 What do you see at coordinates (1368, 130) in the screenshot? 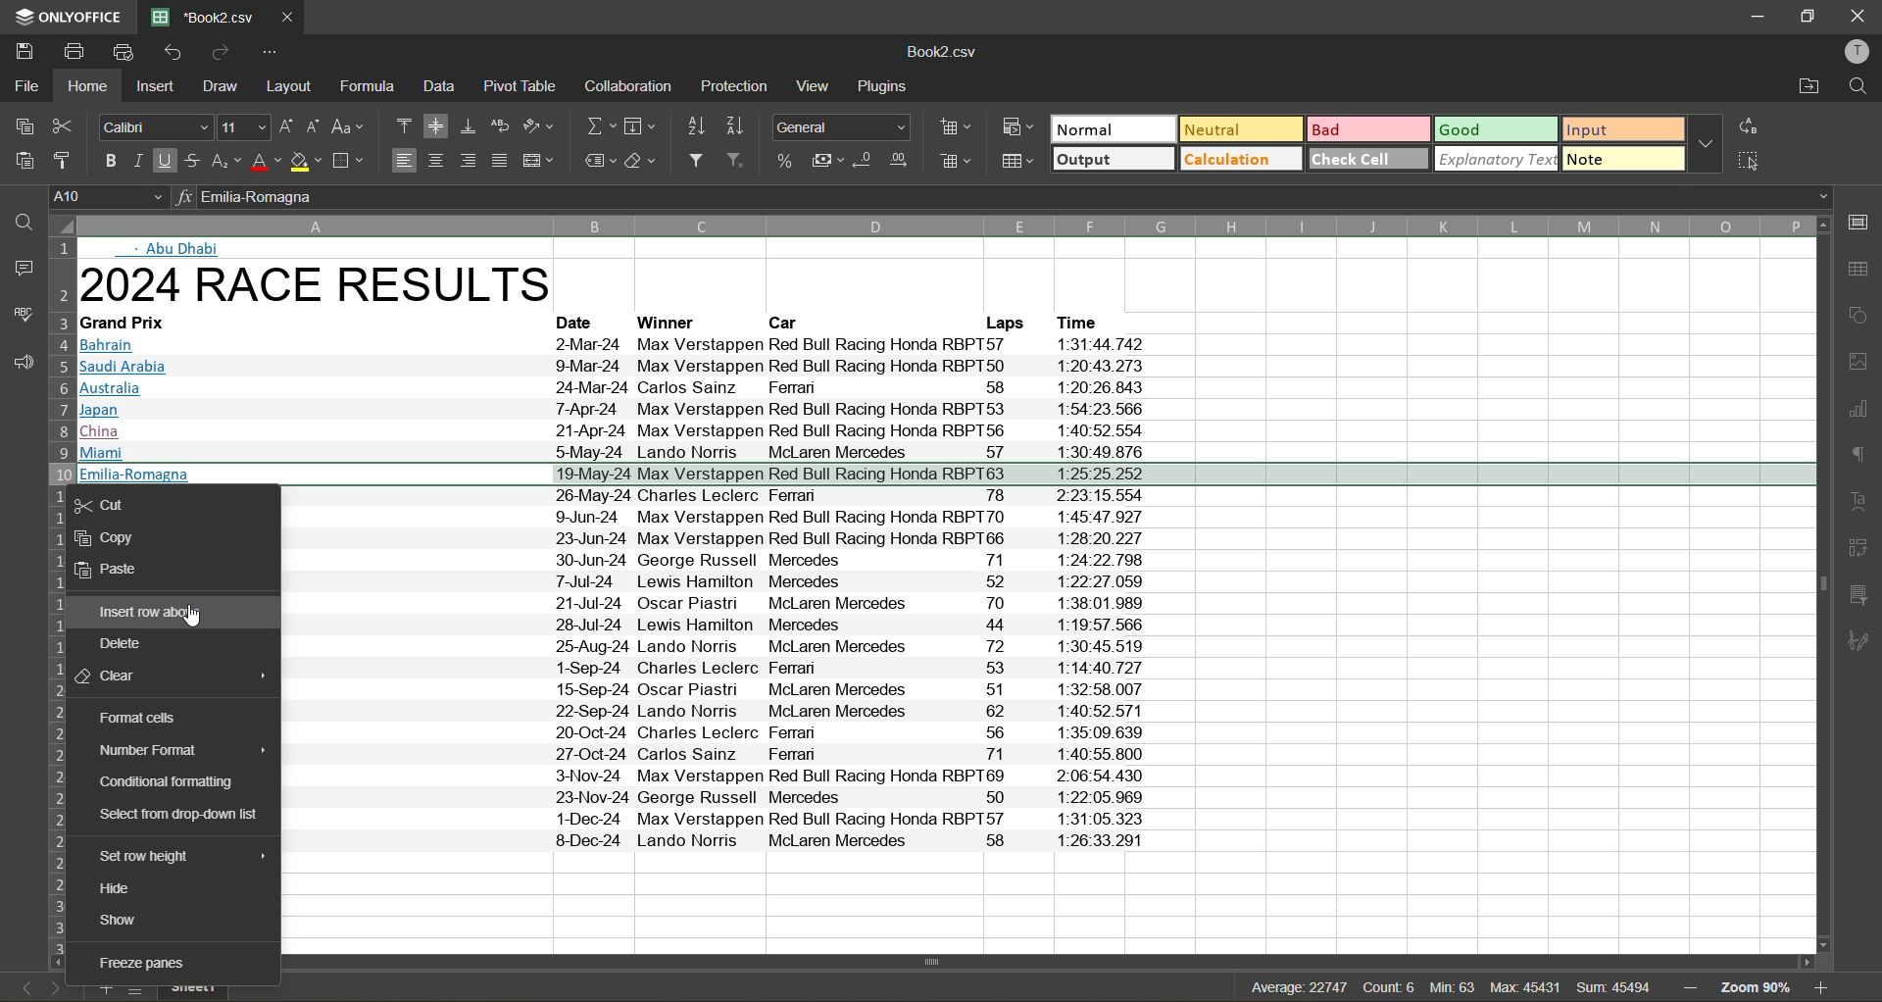
I see `bad` at bounding box center [1368, 130].